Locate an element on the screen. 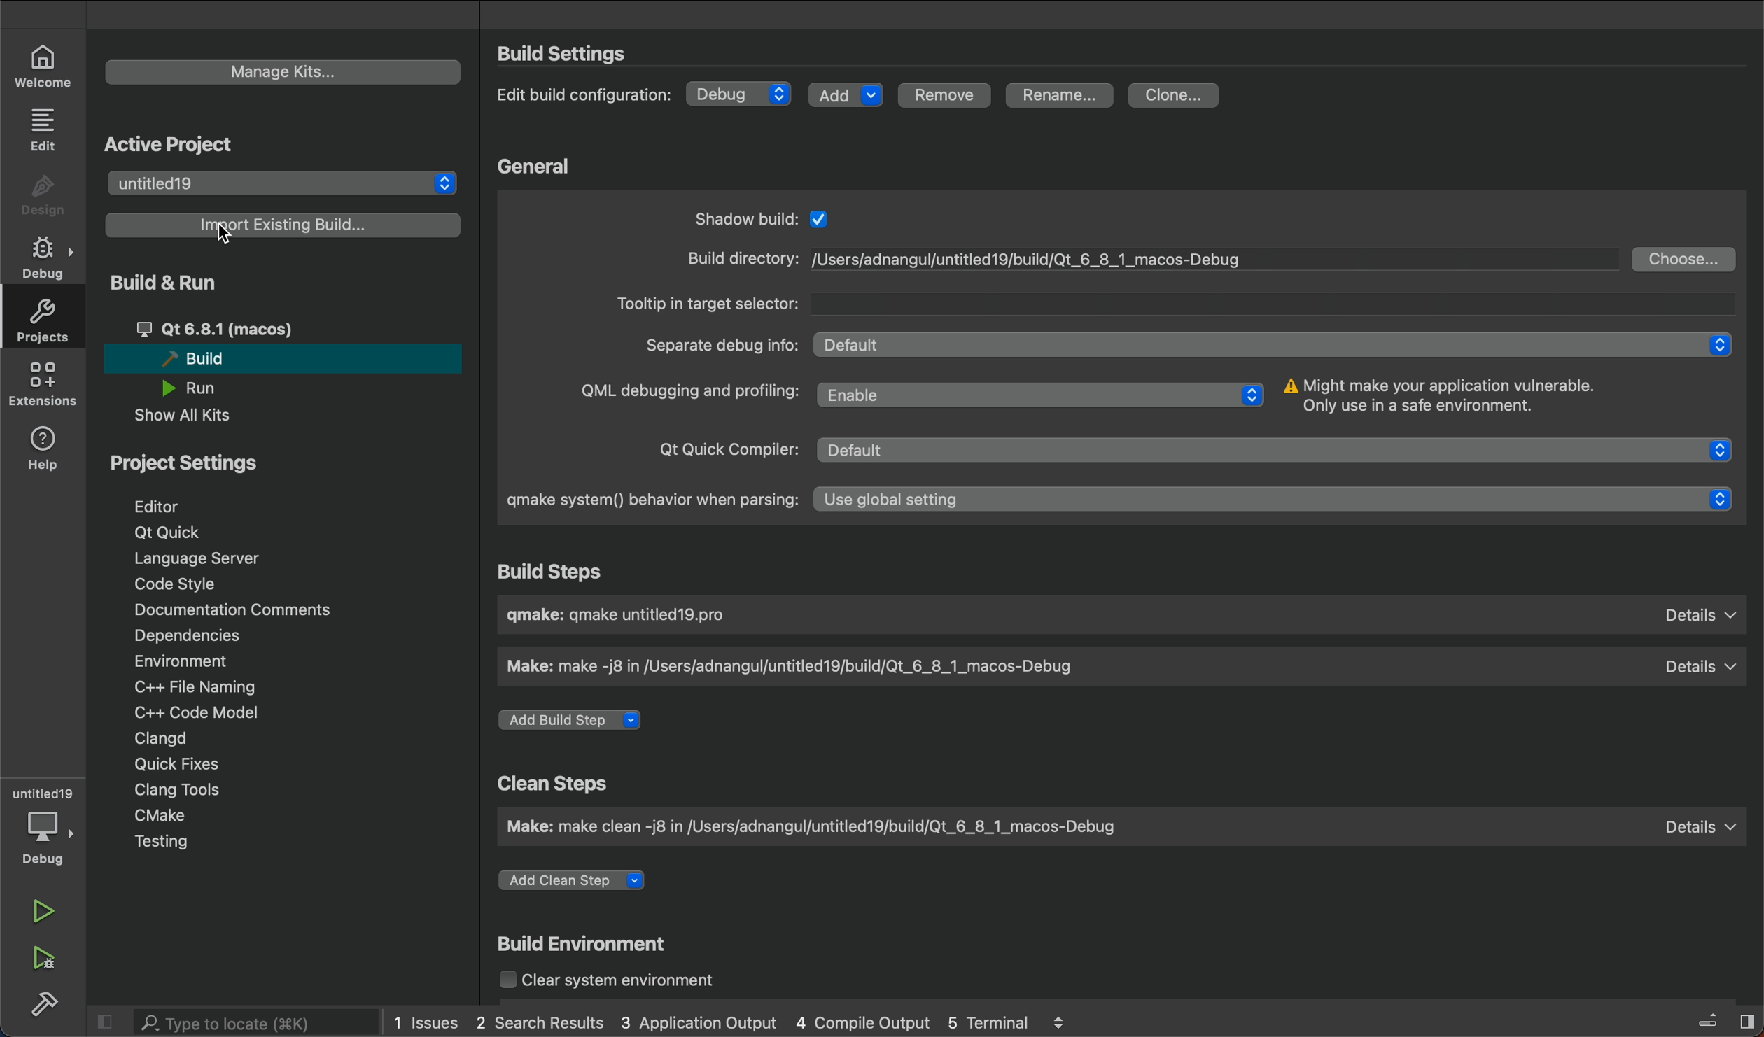  add is located at coordinates (843, 93).